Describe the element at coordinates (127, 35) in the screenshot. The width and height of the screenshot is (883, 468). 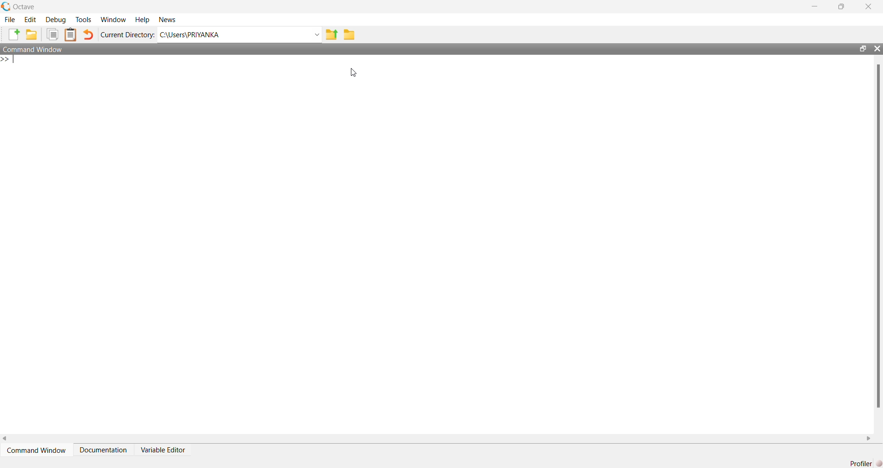
I see `Current Directory:` at that location.